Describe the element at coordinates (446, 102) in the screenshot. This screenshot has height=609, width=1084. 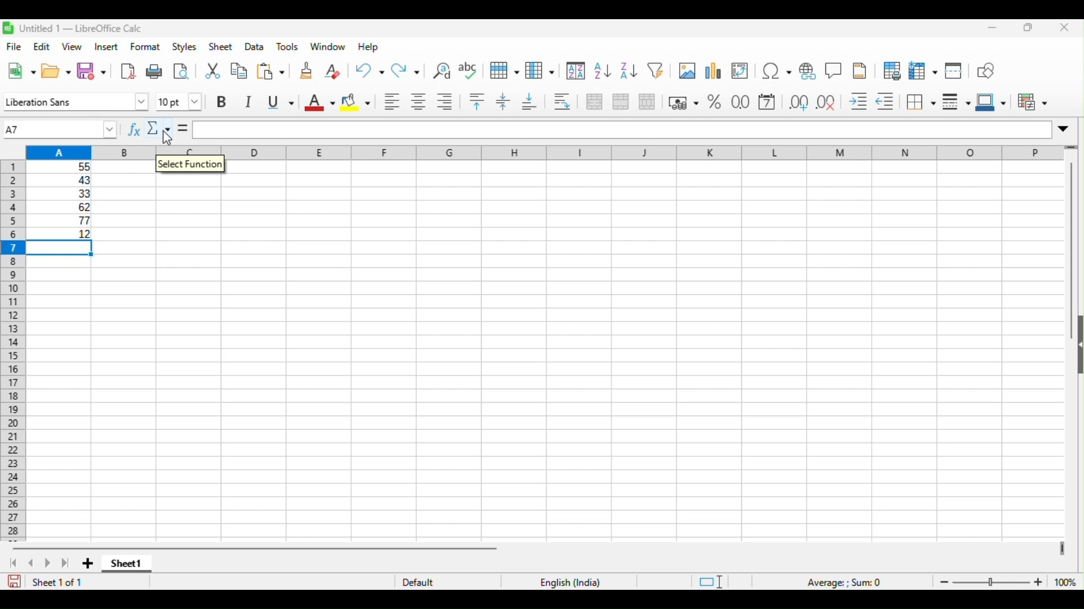
I see `align right` at that location.